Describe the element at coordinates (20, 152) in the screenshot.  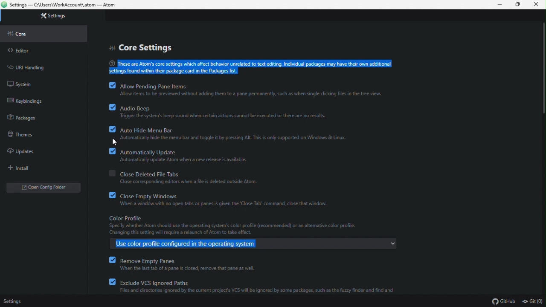
I see `updates` at that location.